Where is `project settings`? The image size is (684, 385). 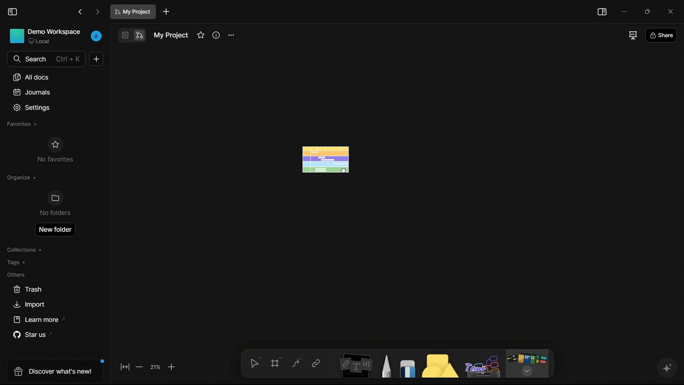 project settings is located at coordinates (232, 35).